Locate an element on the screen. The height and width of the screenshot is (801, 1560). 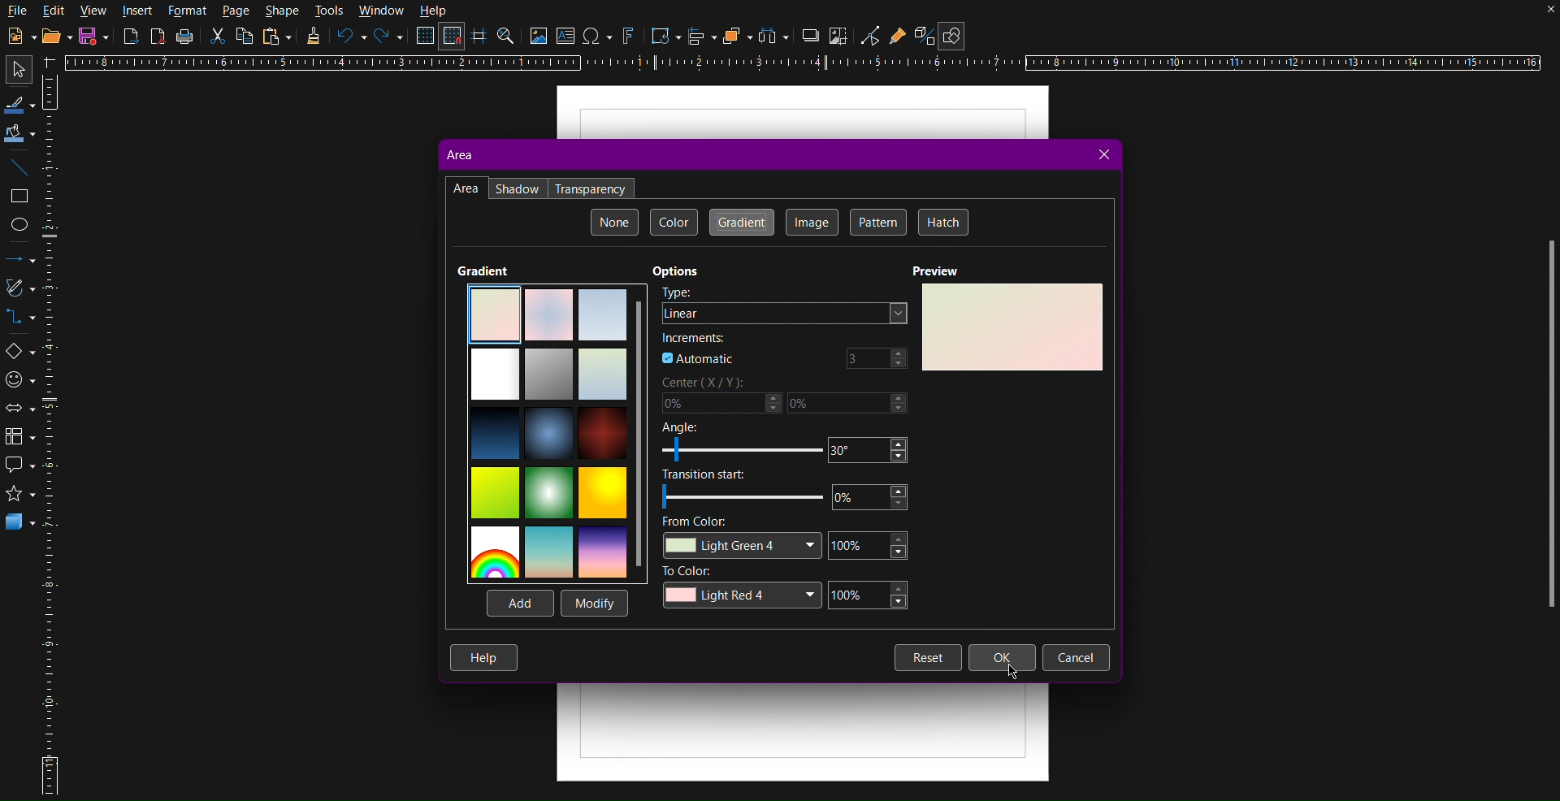
Guidelines while moving is located at coordinates (480, 38).